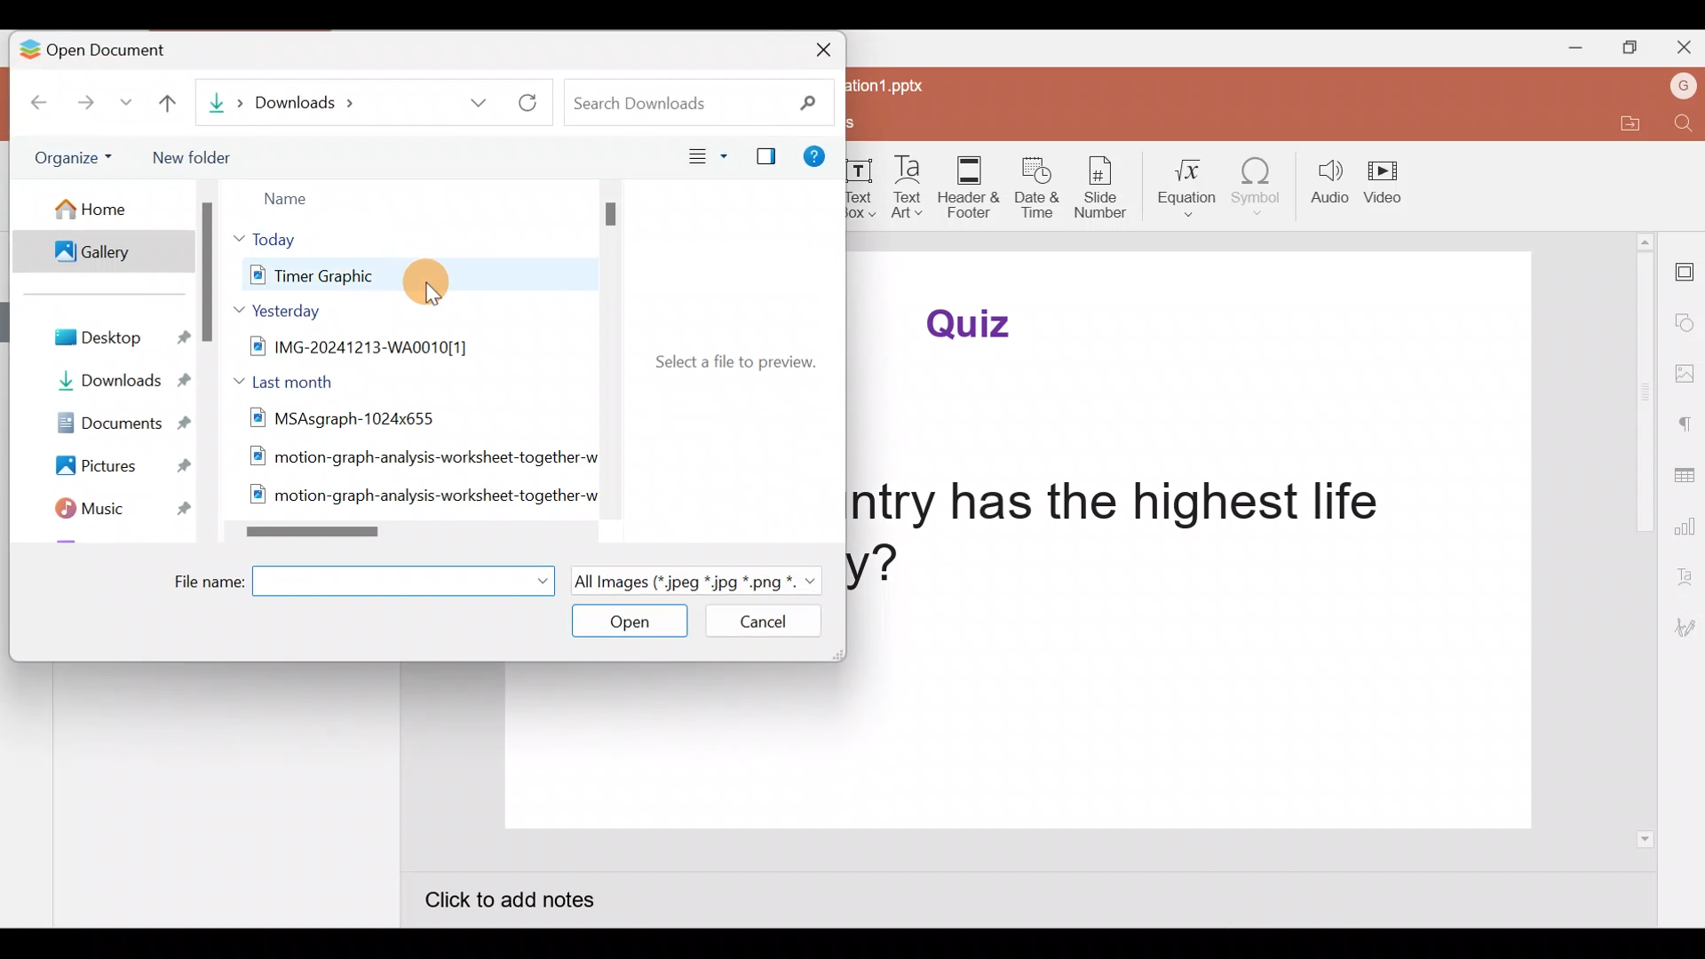 The width and height of the screenshot is (1705, 959). What do you see at coordinates (969, 182) in the screenshot?
I see `Header & footer` at bounding box center [969, 182].